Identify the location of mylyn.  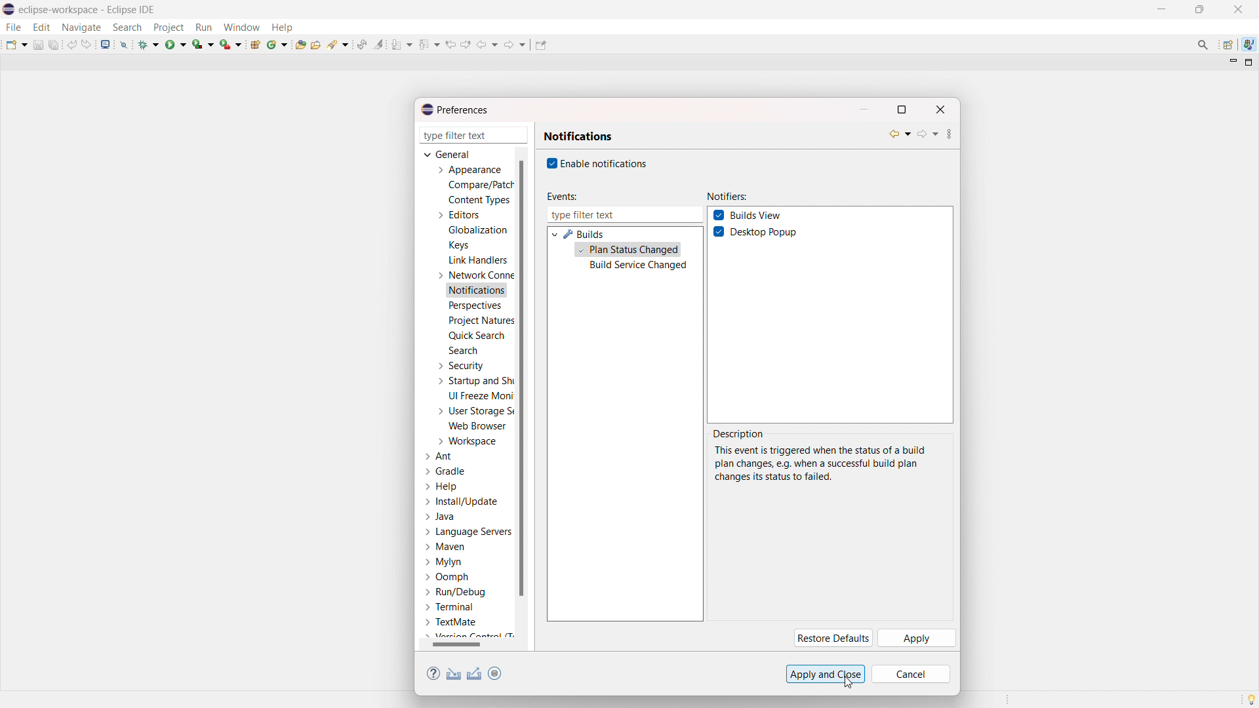
(444, 562).